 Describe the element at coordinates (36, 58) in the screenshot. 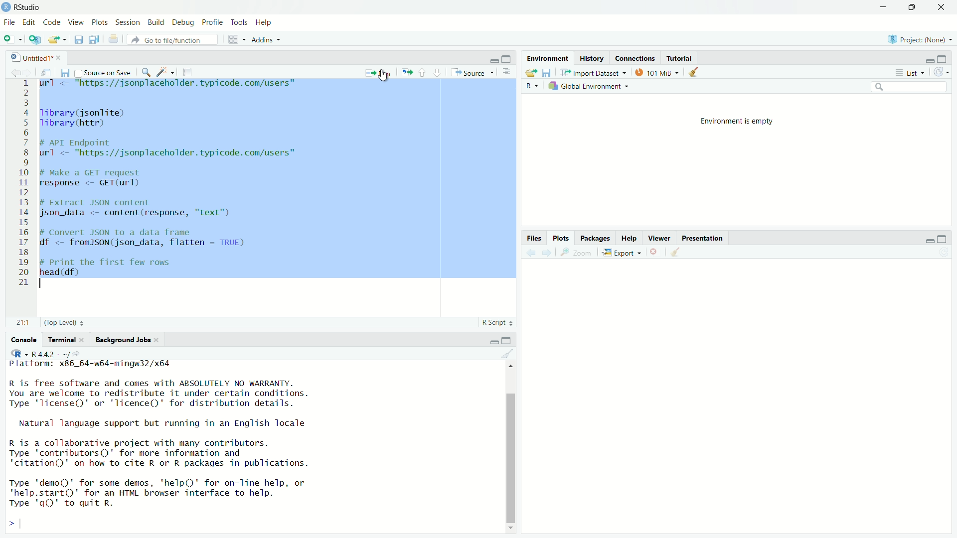

I see `Untitled 1` at that location.